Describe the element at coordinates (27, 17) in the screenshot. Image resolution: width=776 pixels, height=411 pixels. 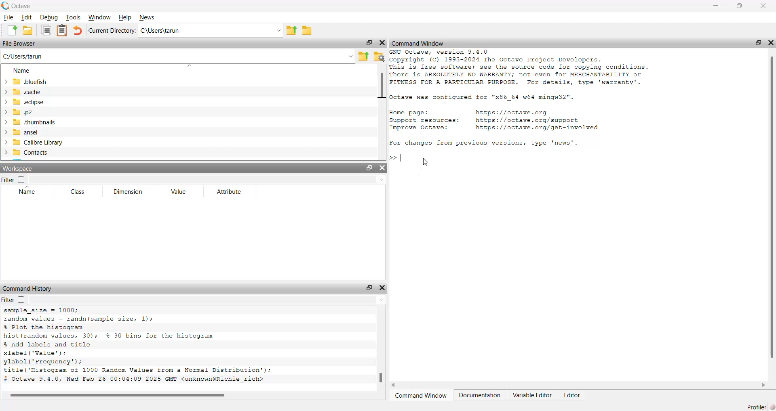
I see `Edit` at that location.